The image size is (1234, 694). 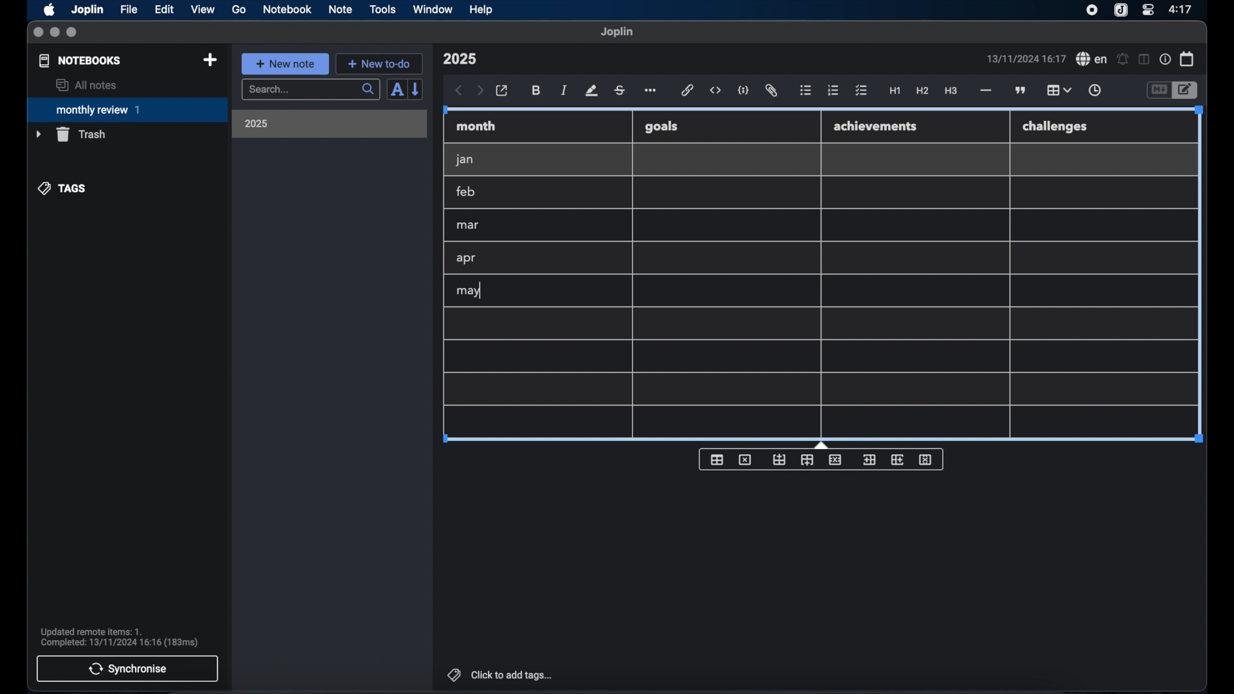 I want to click on joplin, so click(x=617, y=31).